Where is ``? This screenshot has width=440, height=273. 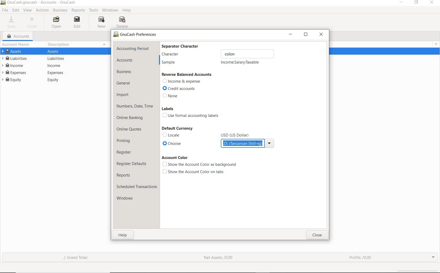  is located at coordinates (141, 35).